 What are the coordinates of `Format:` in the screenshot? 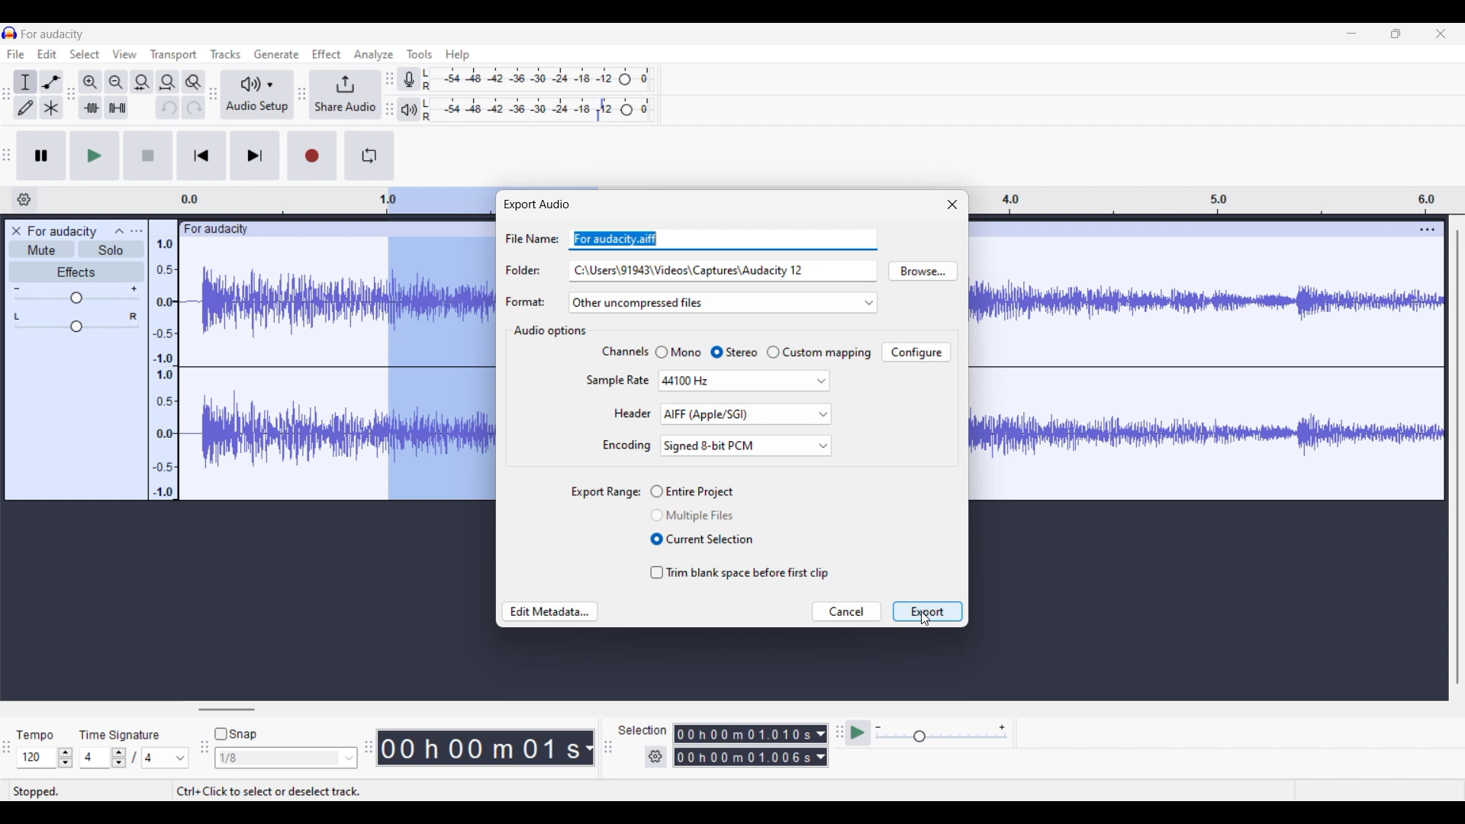 It's located at (526, 298).